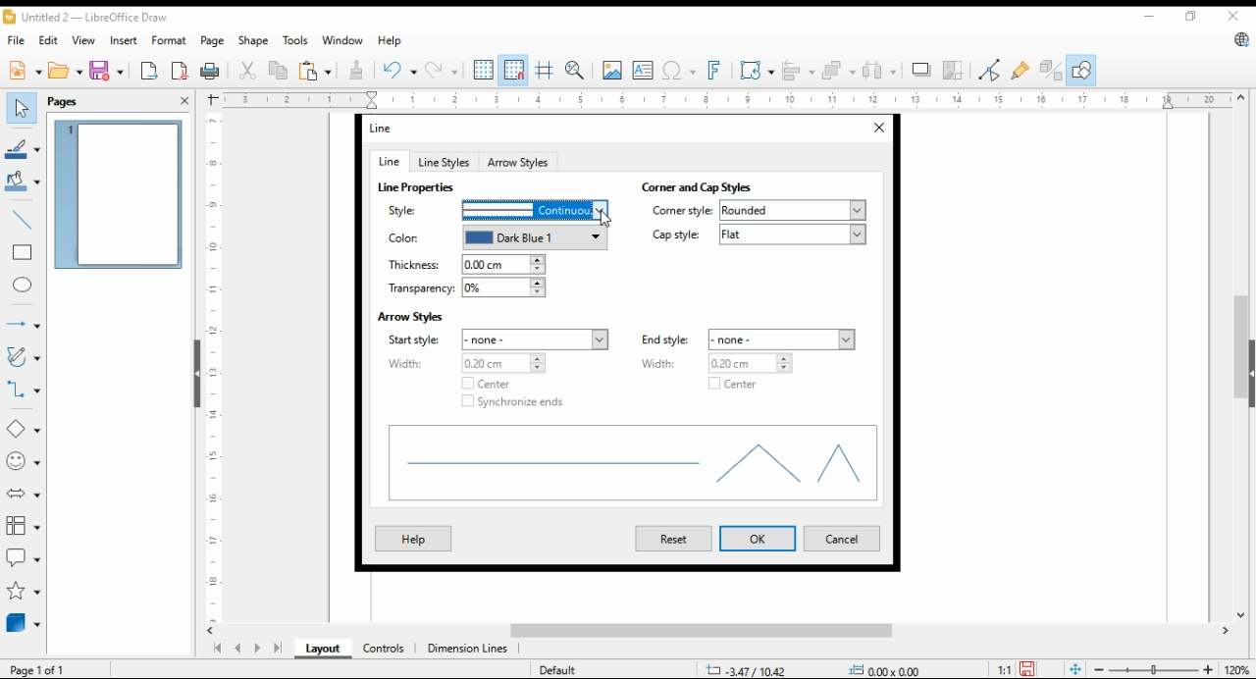 The height and width of the screenshot is (679, 1256). I want to click on window, so click(341, 40).